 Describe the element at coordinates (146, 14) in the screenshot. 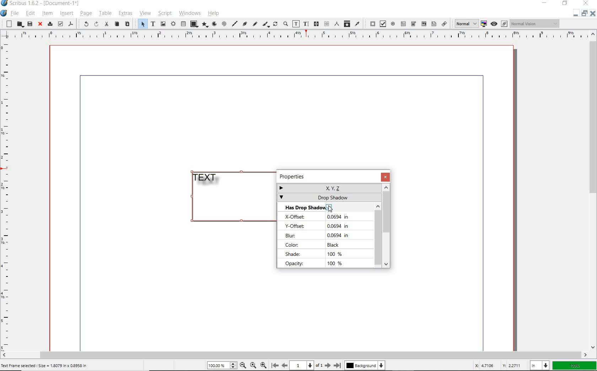

I see `view` at that location.